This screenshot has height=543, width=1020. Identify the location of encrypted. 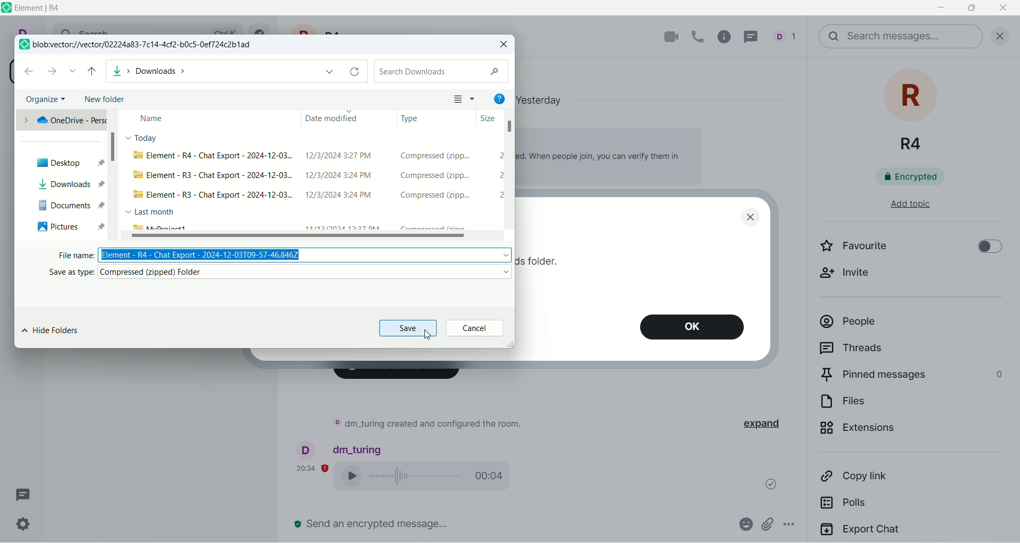
(919, 179).